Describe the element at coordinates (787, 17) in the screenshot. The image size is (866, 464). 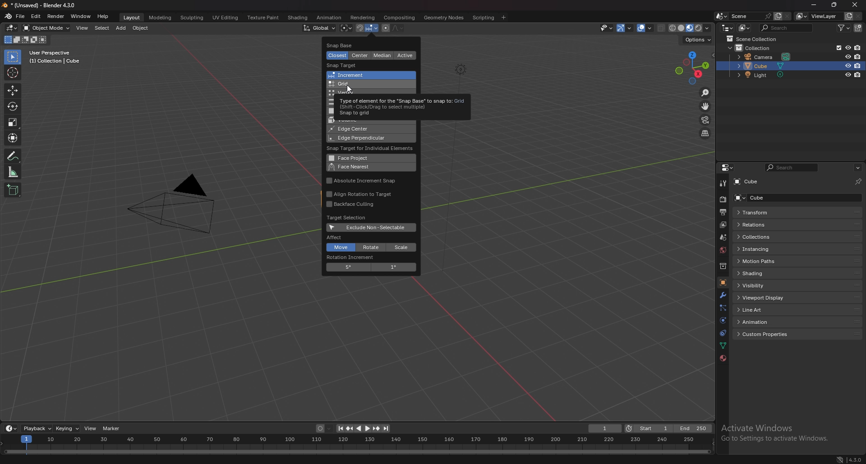
I see `delete scene` at that location.